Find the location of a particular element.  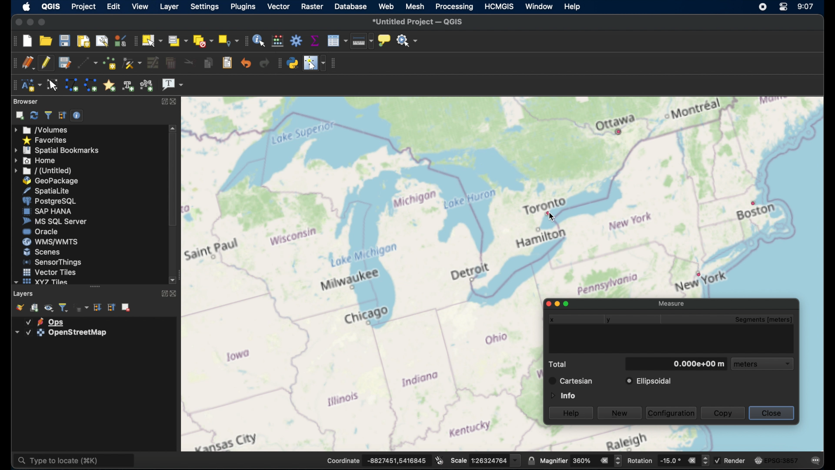

close is located at coordinates (174, 295).